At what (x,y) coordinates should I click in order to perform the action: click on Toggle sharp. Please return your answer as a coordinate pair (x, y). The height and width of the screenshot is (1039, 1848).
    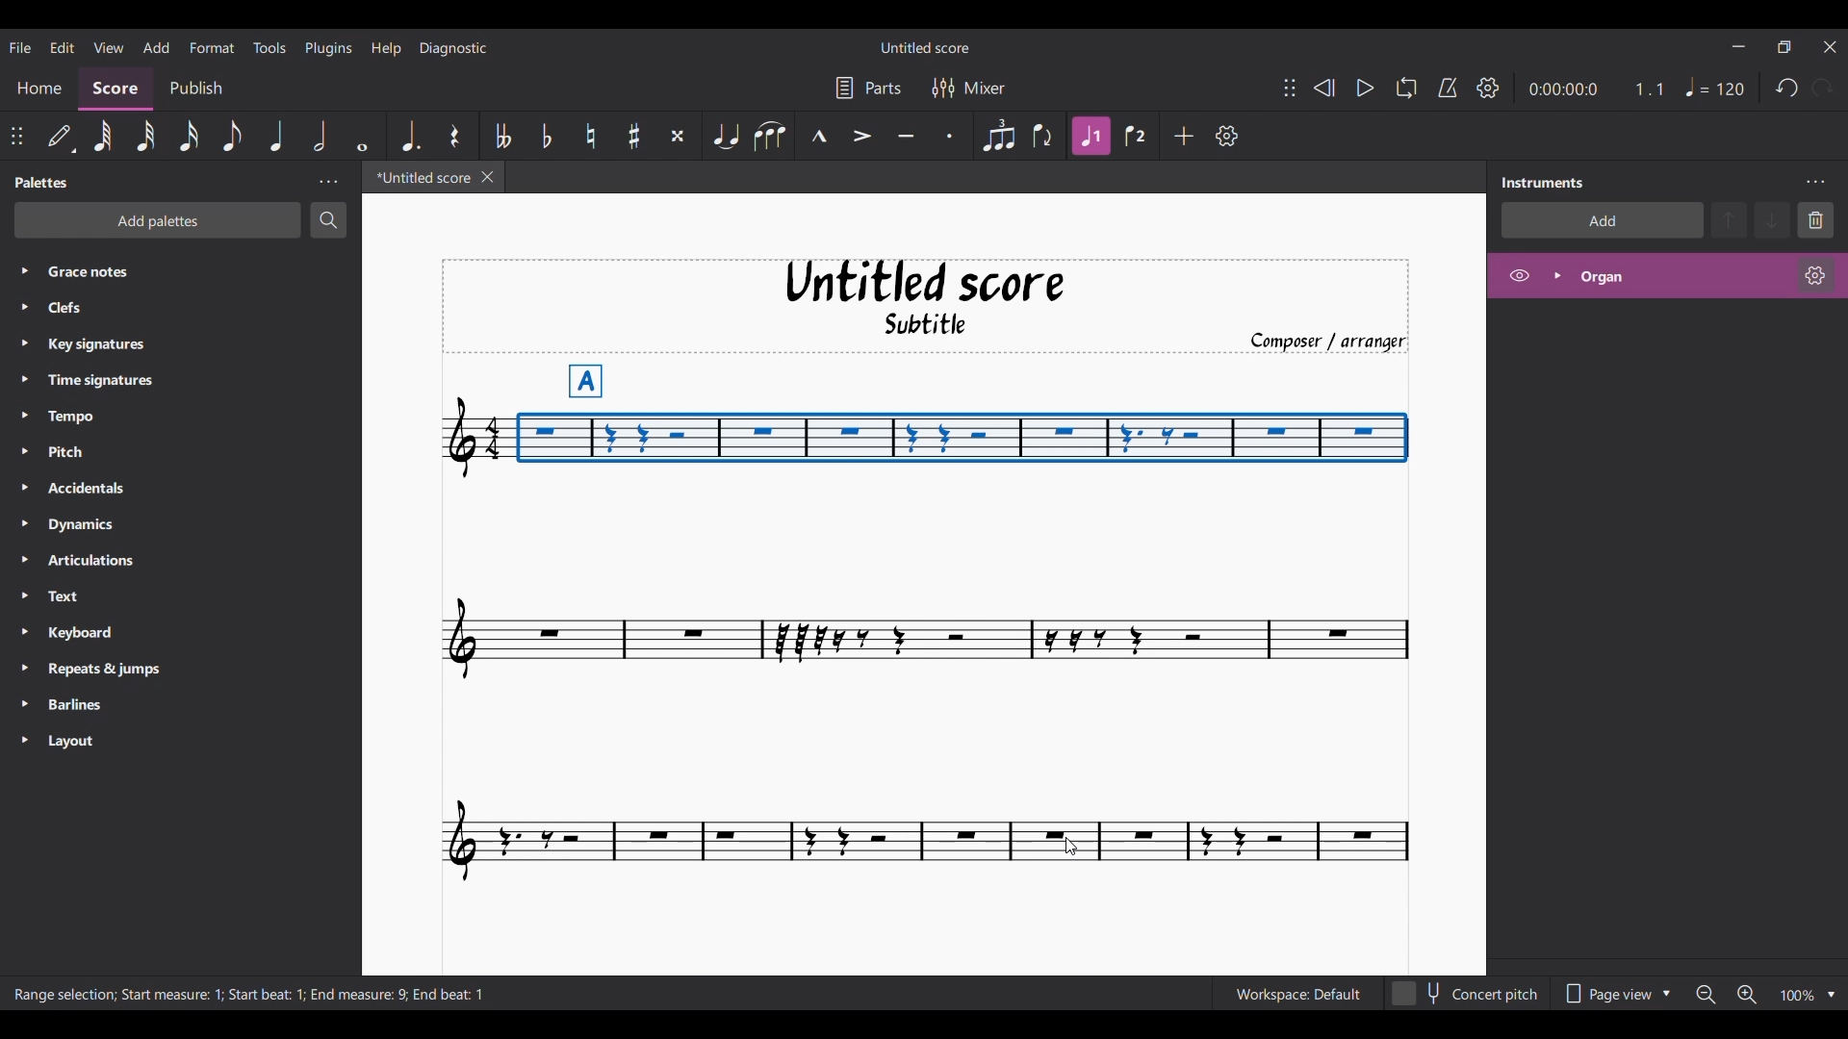
    Looking at the image, I should click on (634, 135).